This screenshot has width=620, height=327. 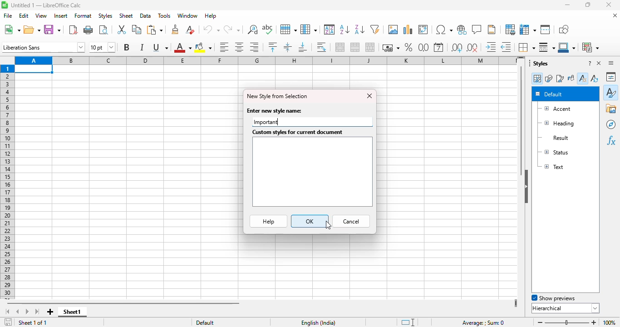 What do you see at coordinates (462, 30) in the screenshot?
I see `insert hyperlink` at bounding box center [462, 30].